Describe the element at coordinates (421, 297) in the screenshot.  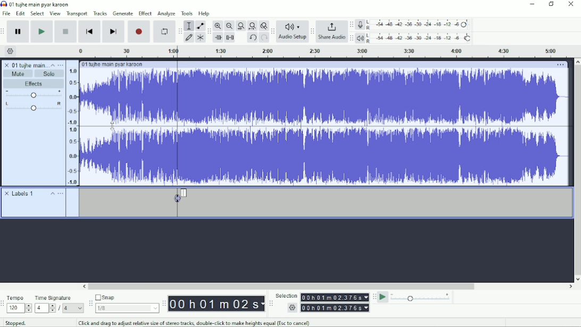
I see `Playback speed` at that location.